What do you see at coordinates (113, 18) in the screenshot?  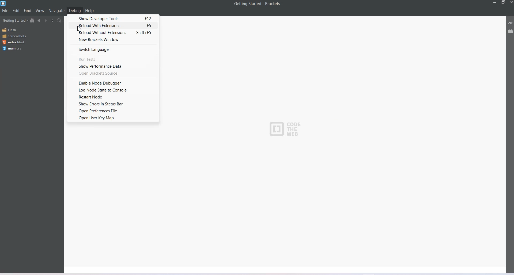 I see `Show developer tools` at bounding box center [113, 18].